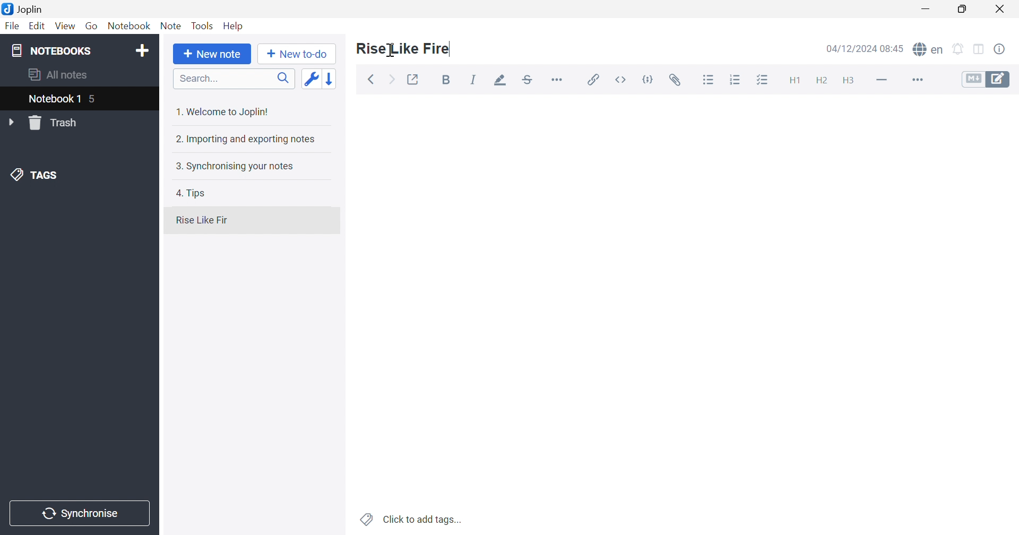  Describe the element at coordinates (212, 54) in the screenshot. I see `New note` at that location.